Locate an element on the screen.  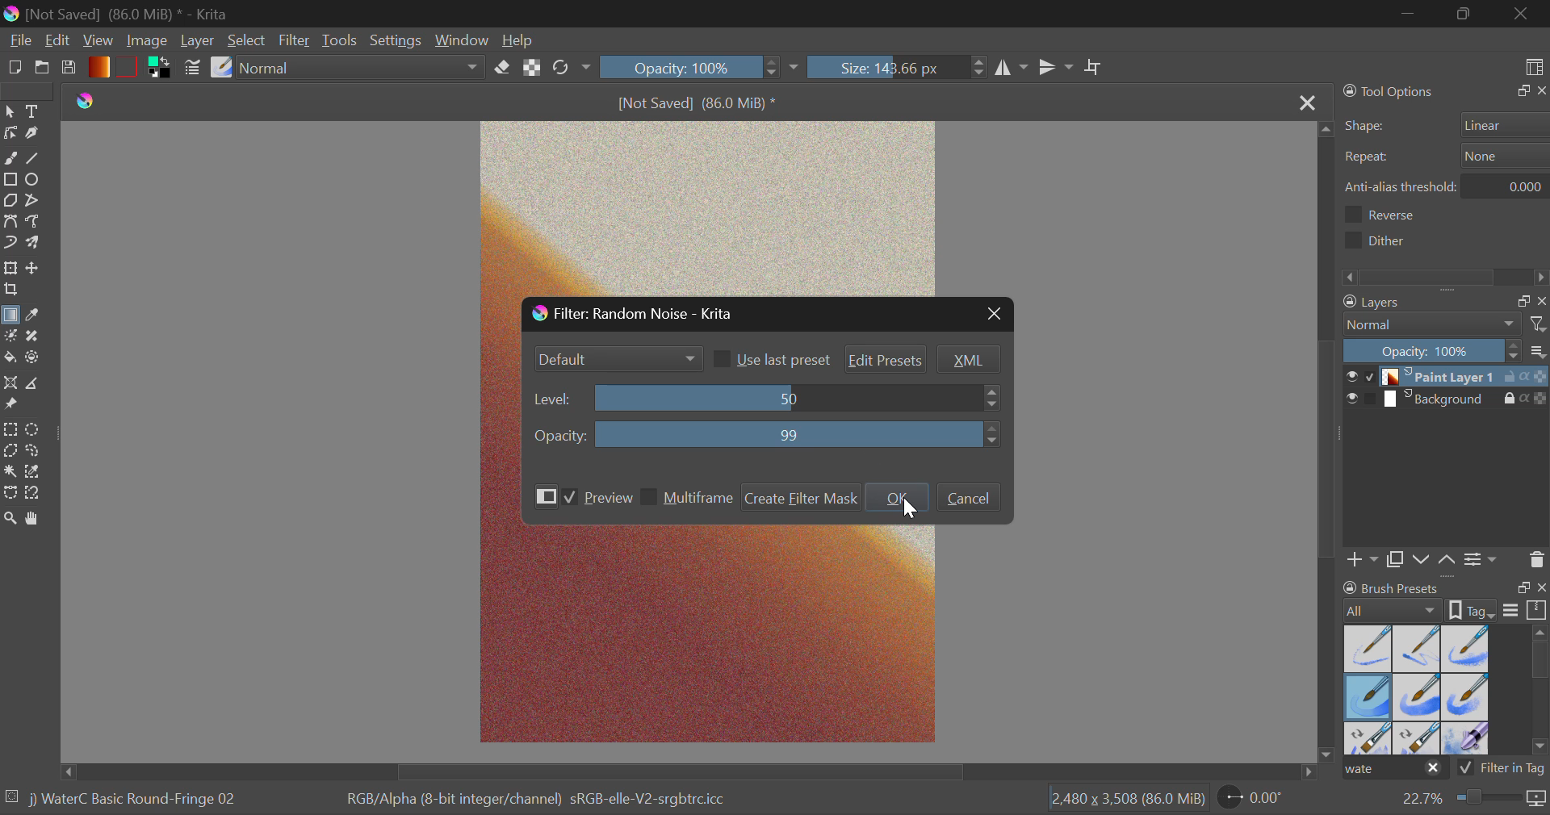
Anti-alias threshhold: is located at coordinates (1401, 186).